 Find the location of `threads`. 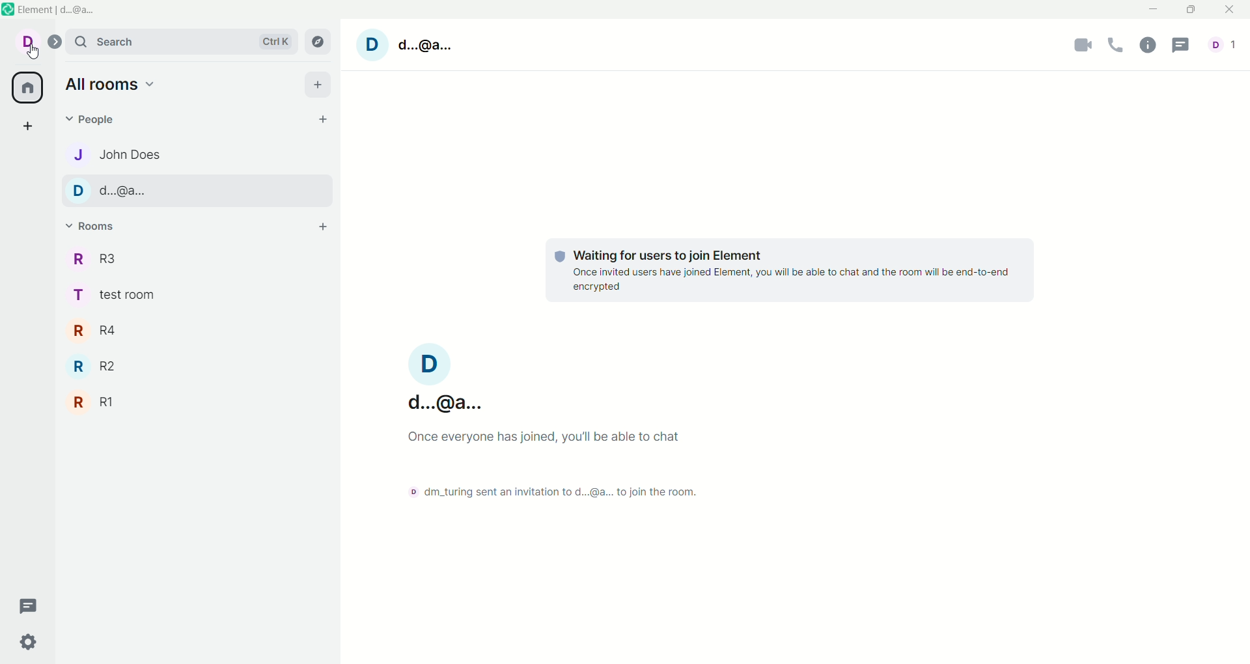

threads is located at coordinates (29, 603).